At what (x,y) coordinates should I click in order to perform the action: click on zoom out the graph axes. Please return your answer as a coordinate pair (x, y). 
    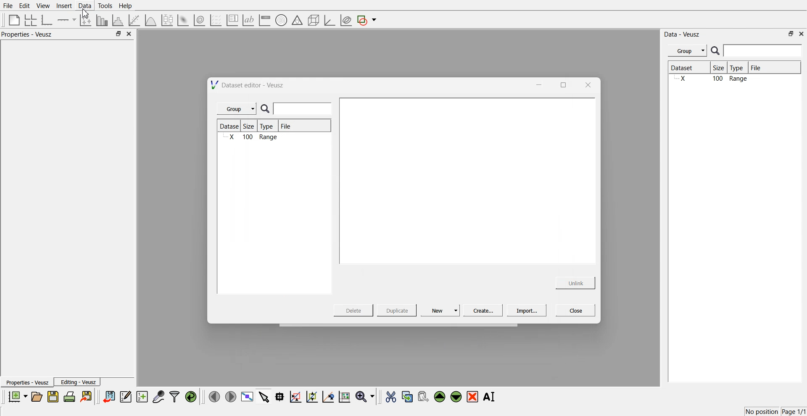
    Looking at the image, I should click on (311, 396).